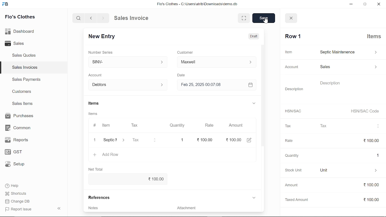 This screenshot has width=386, height=217. Describe the element at coordinates (13, 186) in the screenshot. I see `Help` at that location.